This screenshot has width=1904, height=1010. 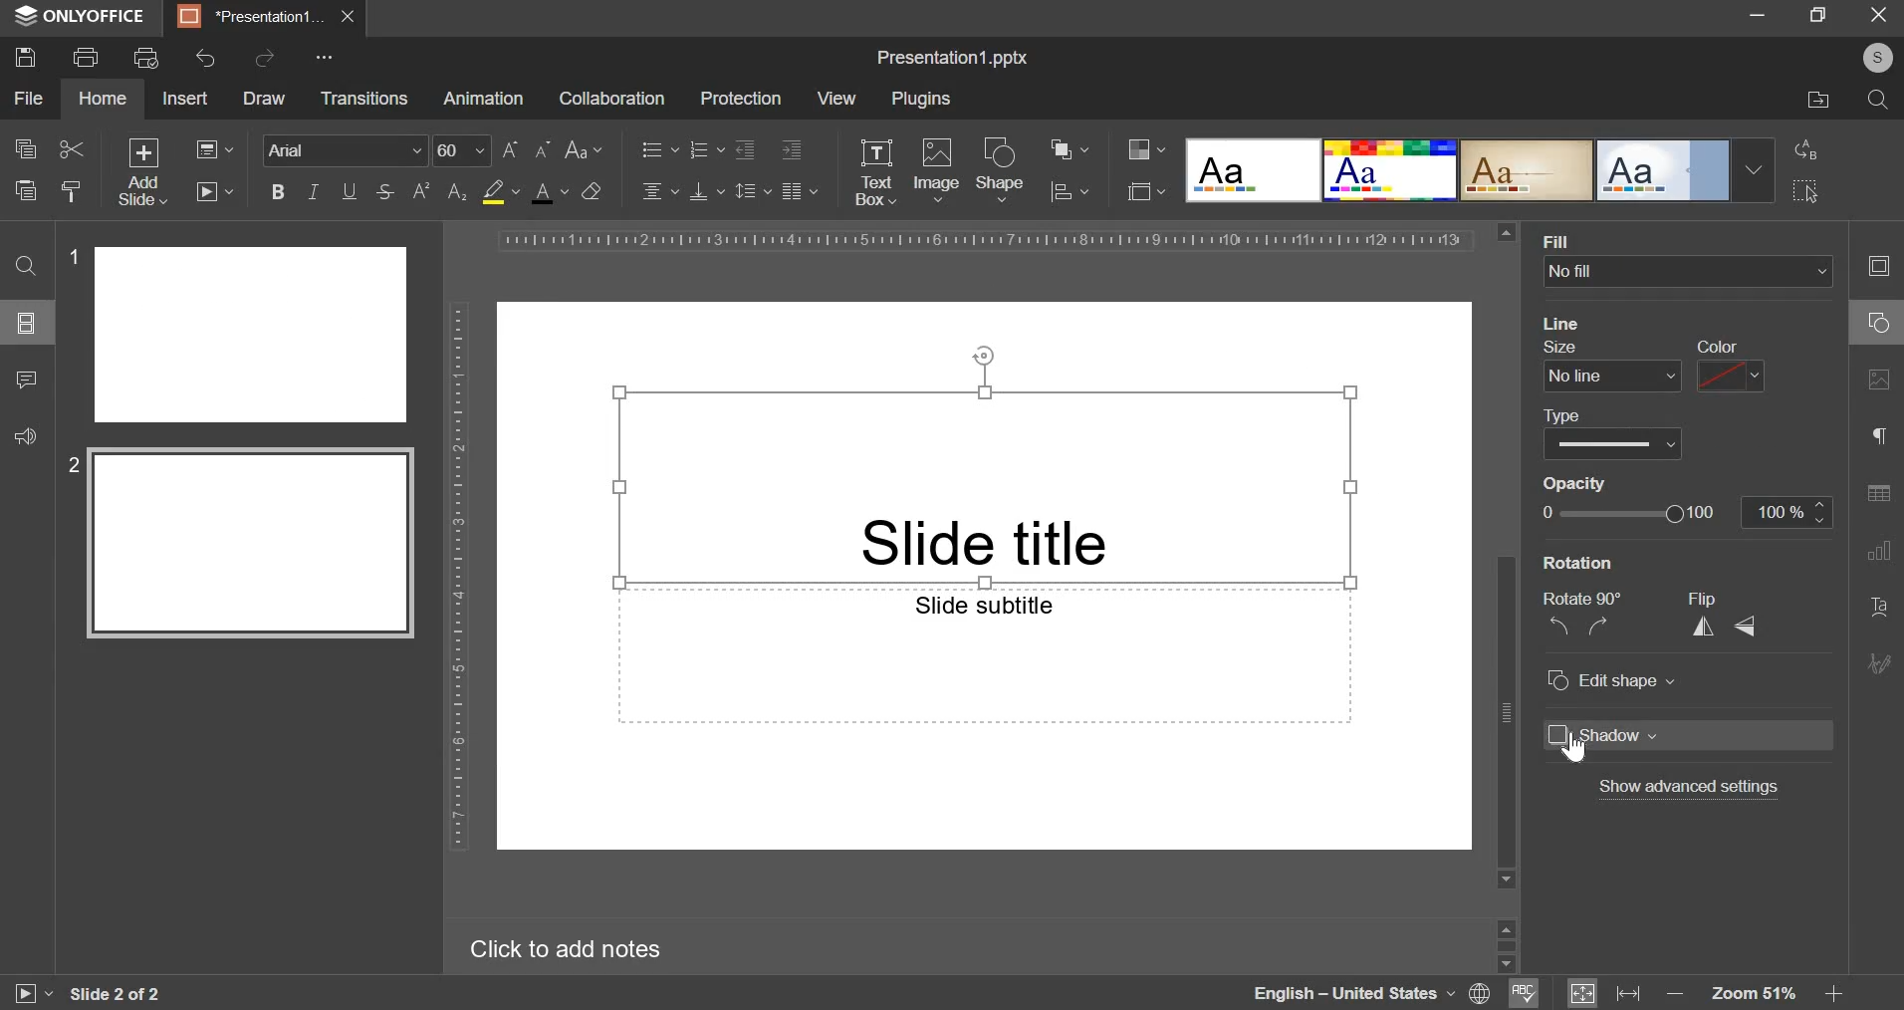 I want to click on flip, so click(x=1706, y=597).